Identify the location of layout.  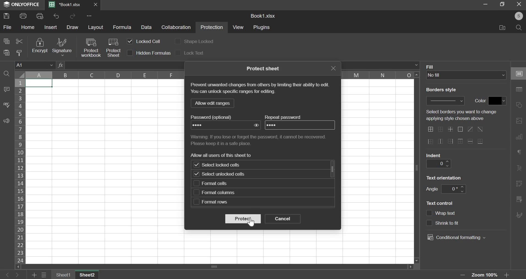
(96, 27).